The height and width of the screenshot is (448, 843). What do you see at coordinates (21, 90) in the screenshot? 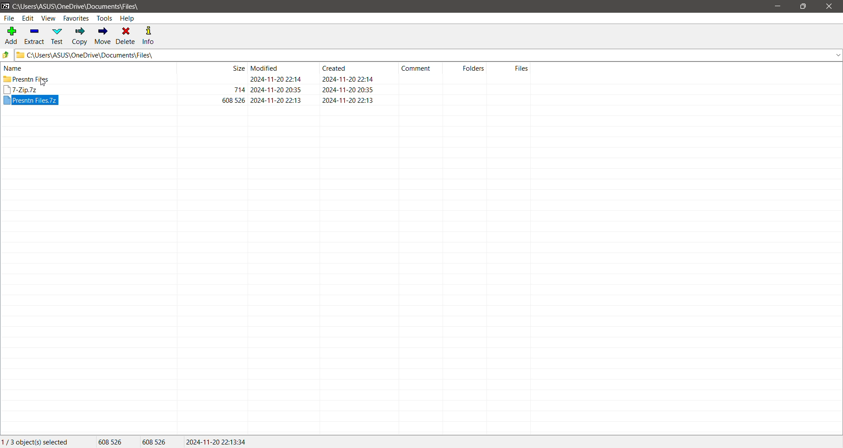
I see `file` at bounding box center [21, 90].